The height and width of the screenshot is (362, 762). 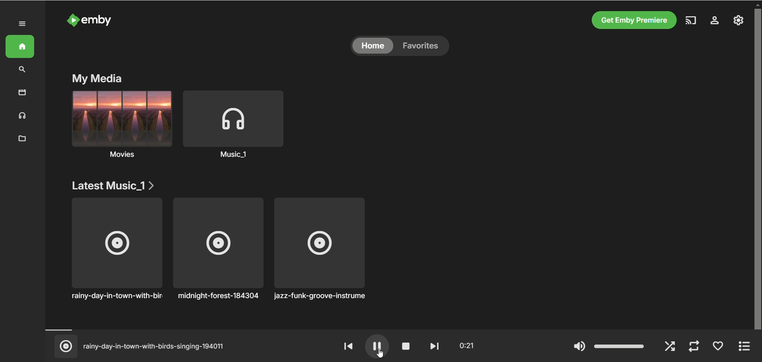 What do you see at coordinates (691, 21) in the screenshot?
I see `play on another device` at bounding box center [691, 21].